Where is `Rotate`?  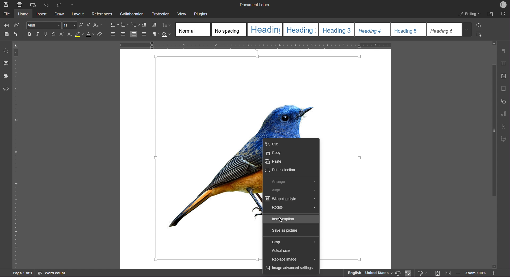
Rotate is located at coordinates (290, 207).